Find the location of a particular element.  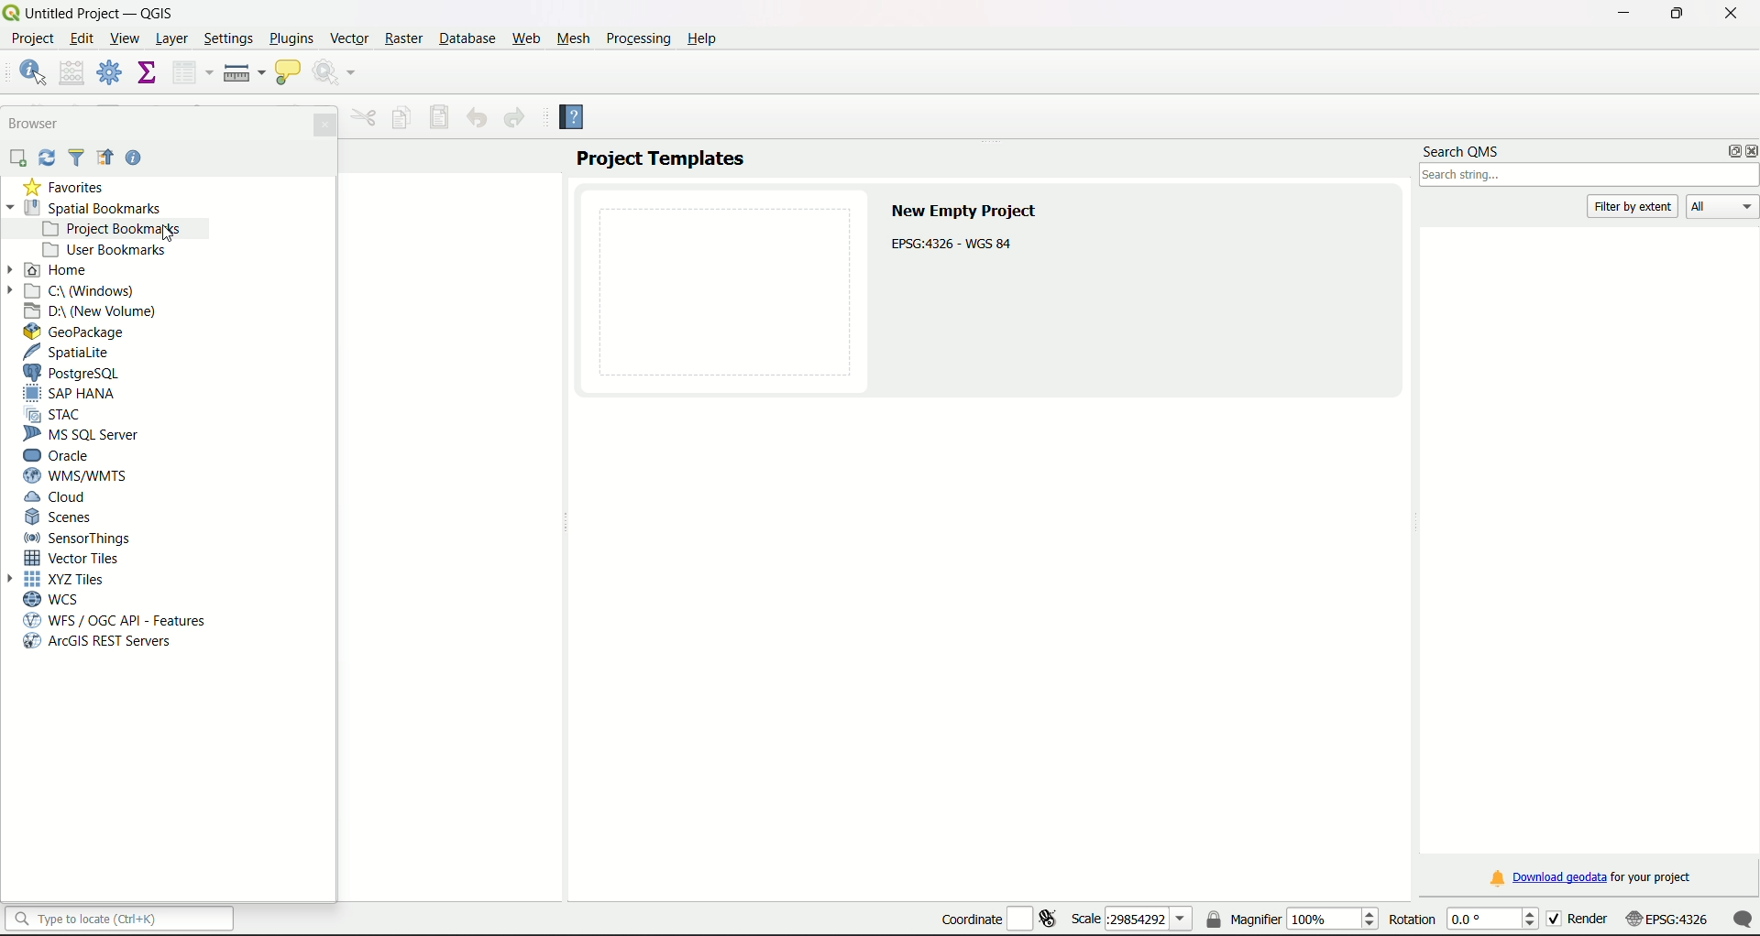

Undo is located at coordinates (477, 117).